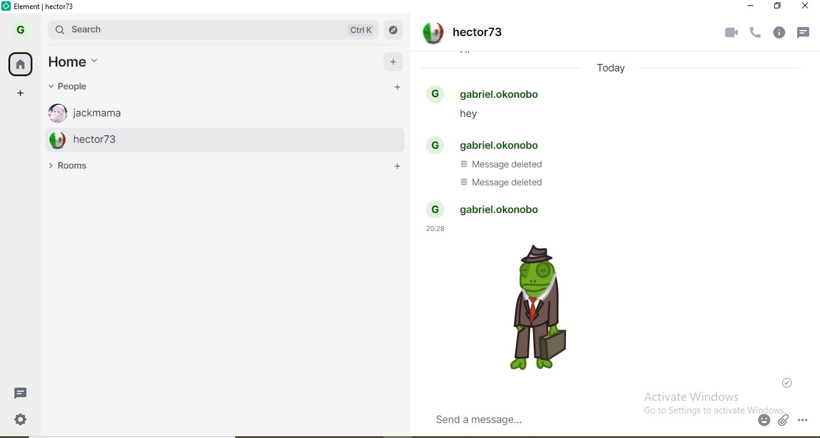 Image resolution: width=820 pixels, height=438 pixels. I want to click on profile, so click(23, 28).